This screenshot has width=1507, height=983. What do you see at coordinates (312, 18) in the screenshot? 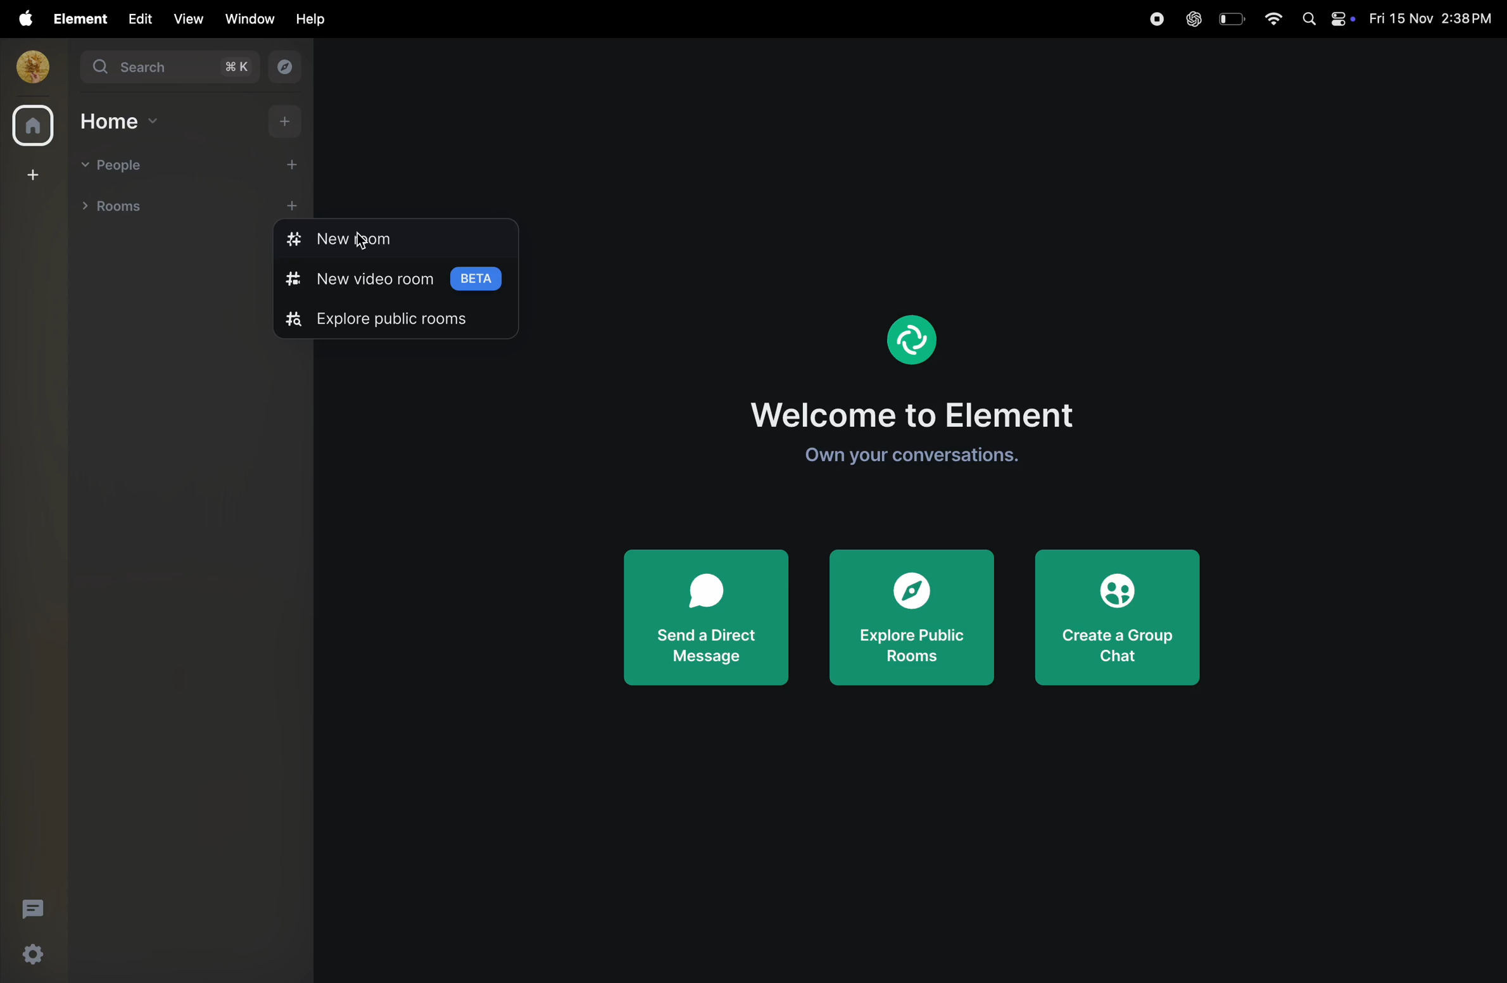
I see `help` at bounding box center [312, 18].